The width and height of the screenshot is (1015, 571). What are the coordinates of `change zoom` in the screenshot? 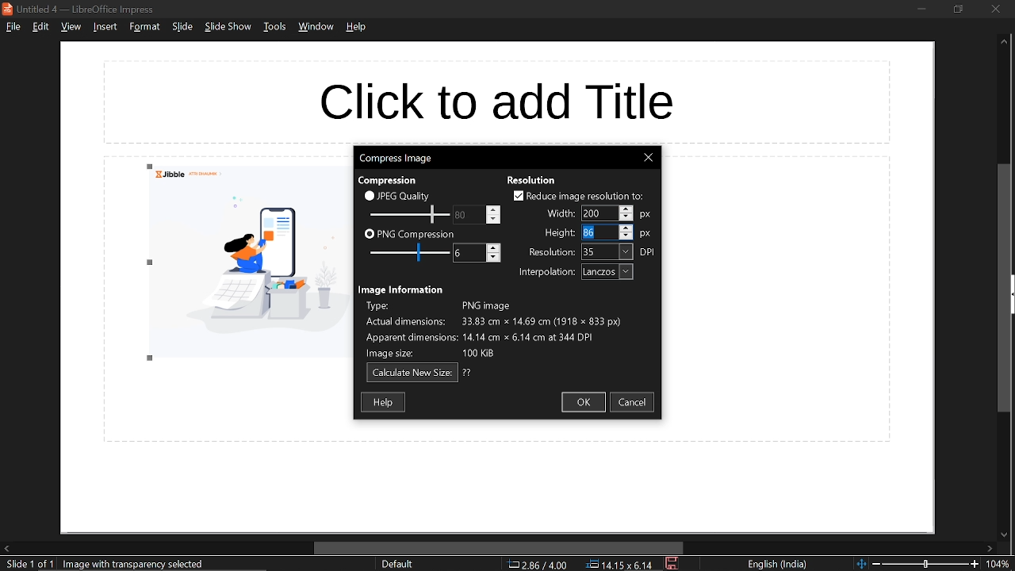 It's located at (917, 564).